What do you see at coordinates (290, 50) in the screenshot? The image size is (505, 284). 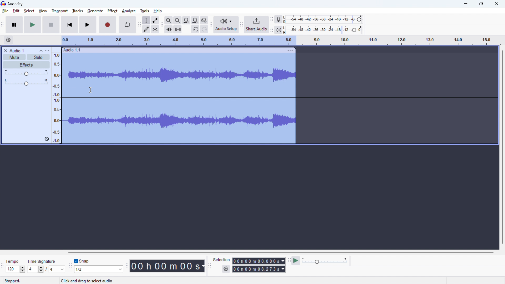 I see `track options` at bounding box center [290, 50].